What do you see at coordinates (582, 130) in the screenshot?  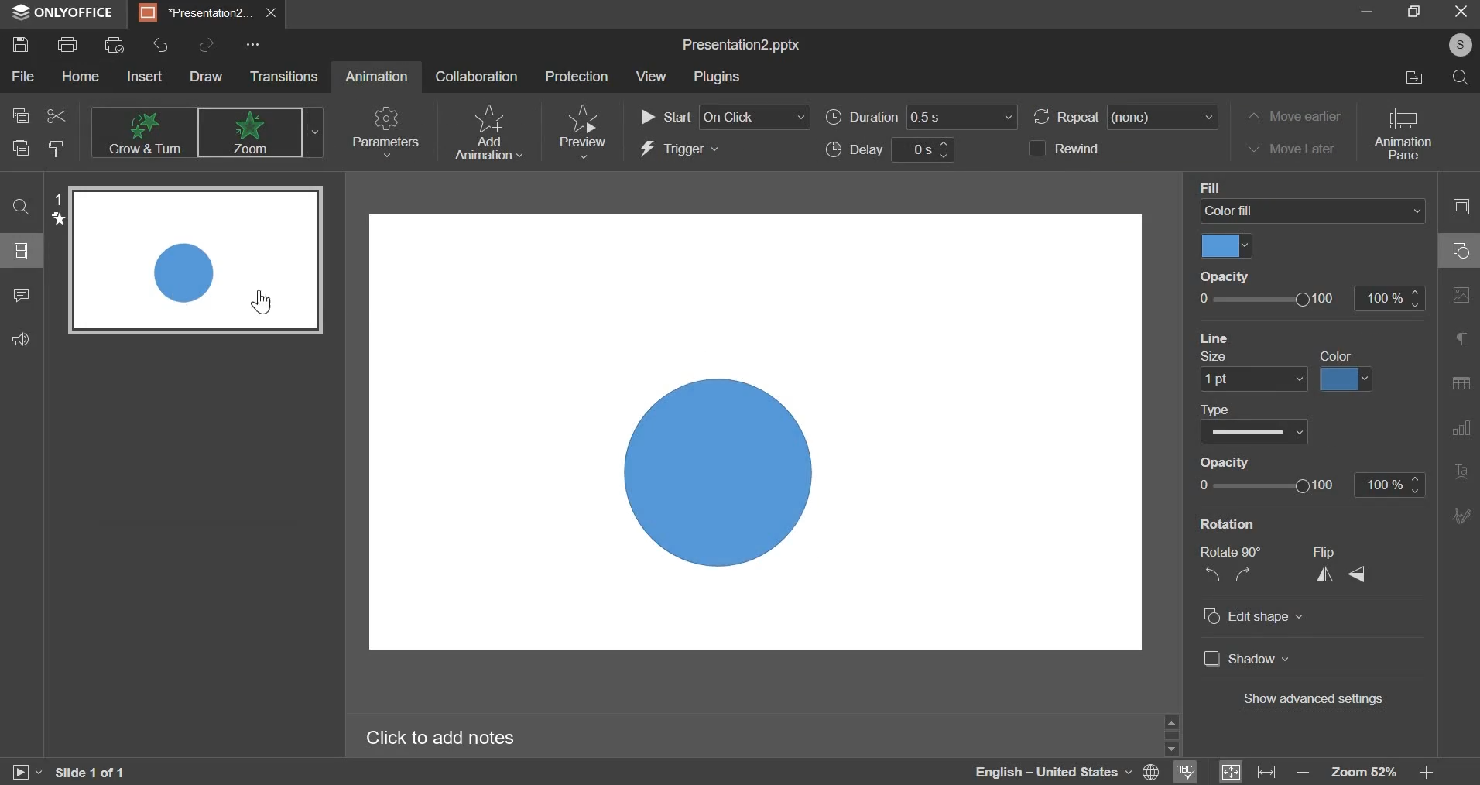 I see `preview` at bounding box center [582, 130].